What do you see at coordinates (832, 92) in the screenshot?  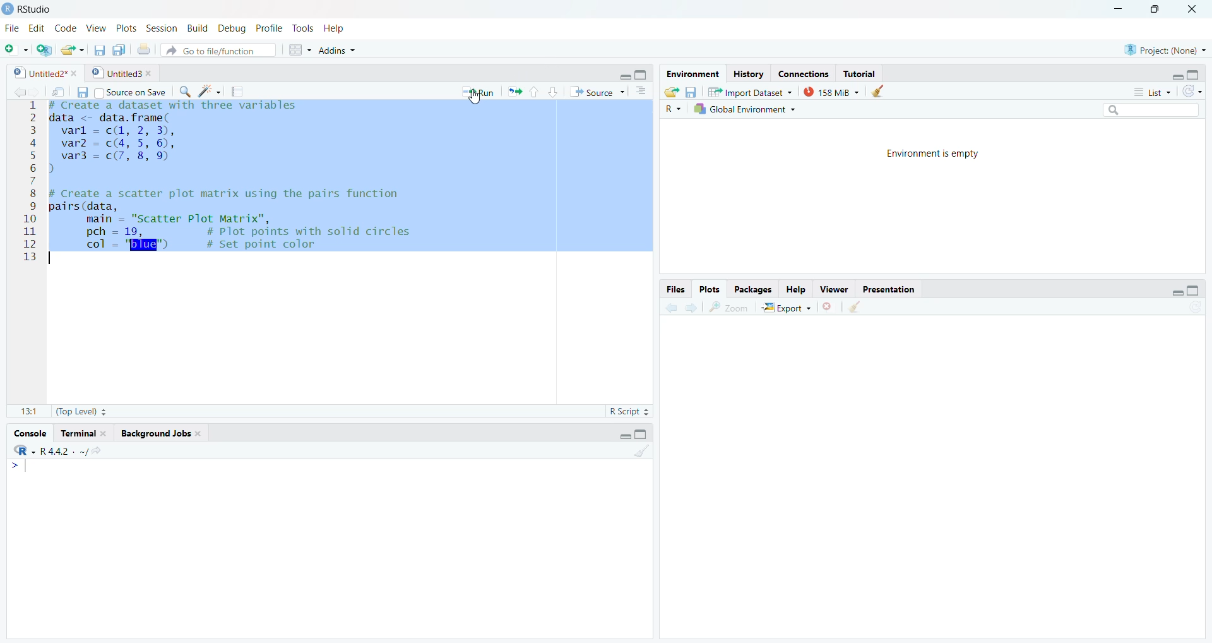 I see `156 mb` at bounding box center [832, 92].